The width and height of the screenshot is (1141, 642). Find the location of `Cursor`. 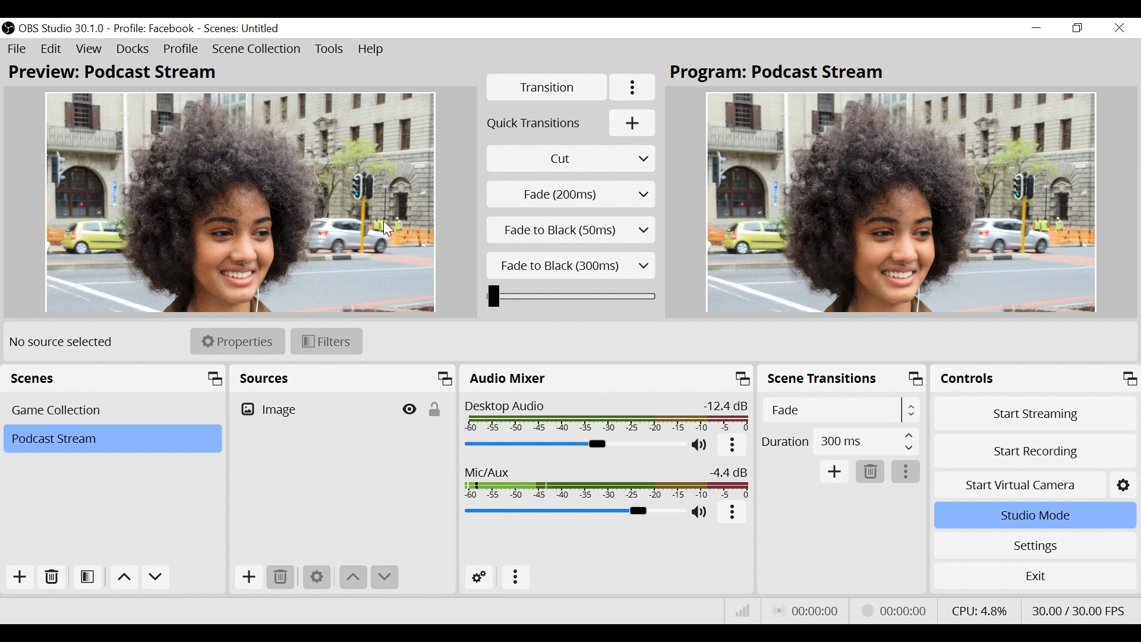

Cursor is located at coordinates (389, 228).